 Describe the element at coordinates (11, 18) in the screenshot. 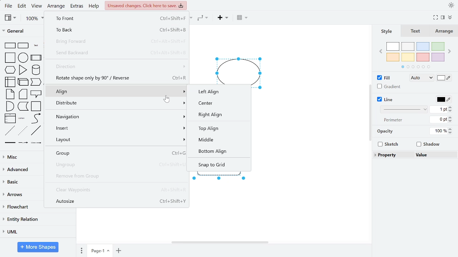

I see `view` at that location.